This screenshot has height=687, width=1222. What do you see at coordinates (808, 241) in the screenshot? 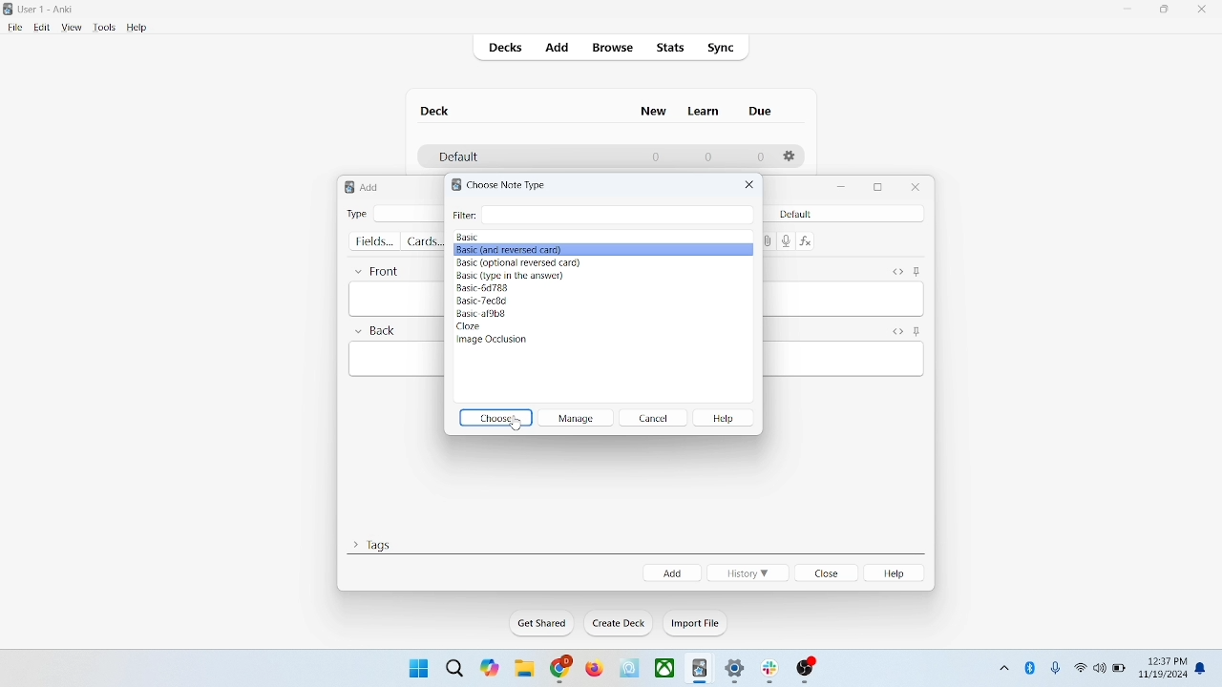
I see `function` at bounding box center [808, 241].